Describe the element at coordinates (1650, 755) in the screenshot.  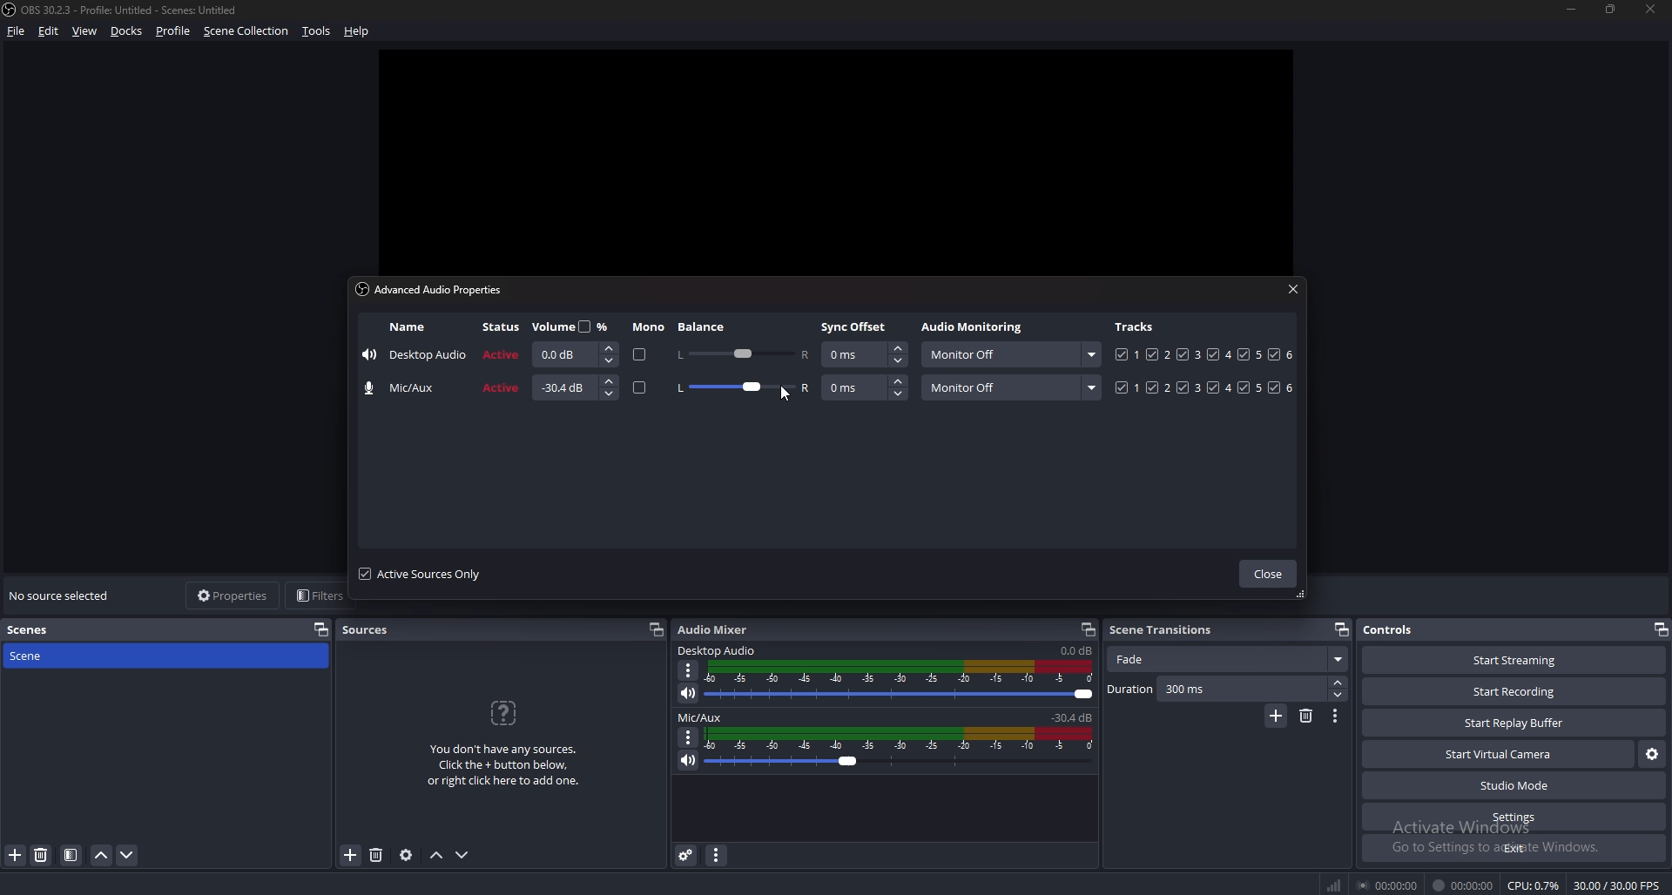
I see `configure virtual camera` at that location.